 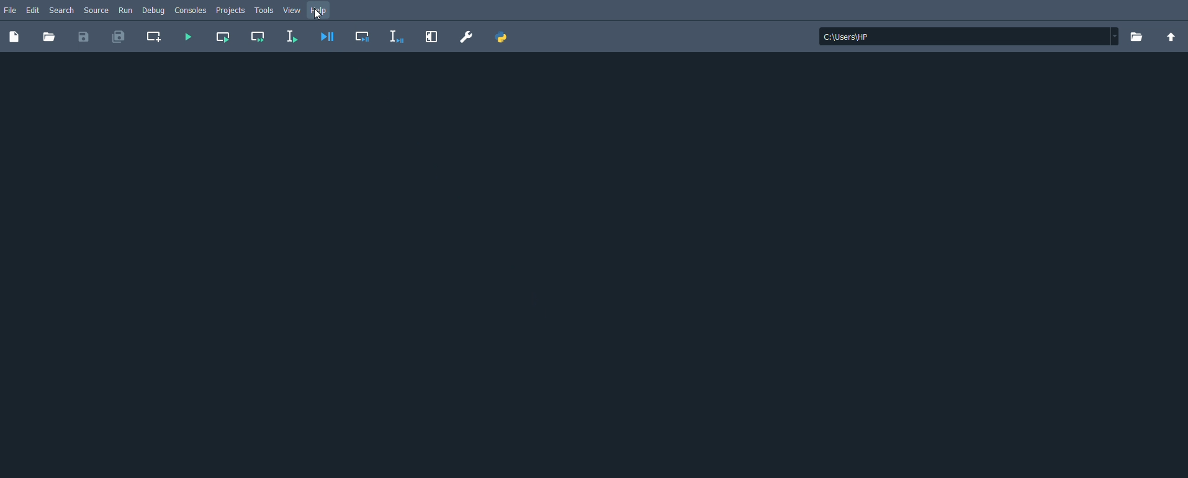 I want to click on File location, so click(x=970, y=37).